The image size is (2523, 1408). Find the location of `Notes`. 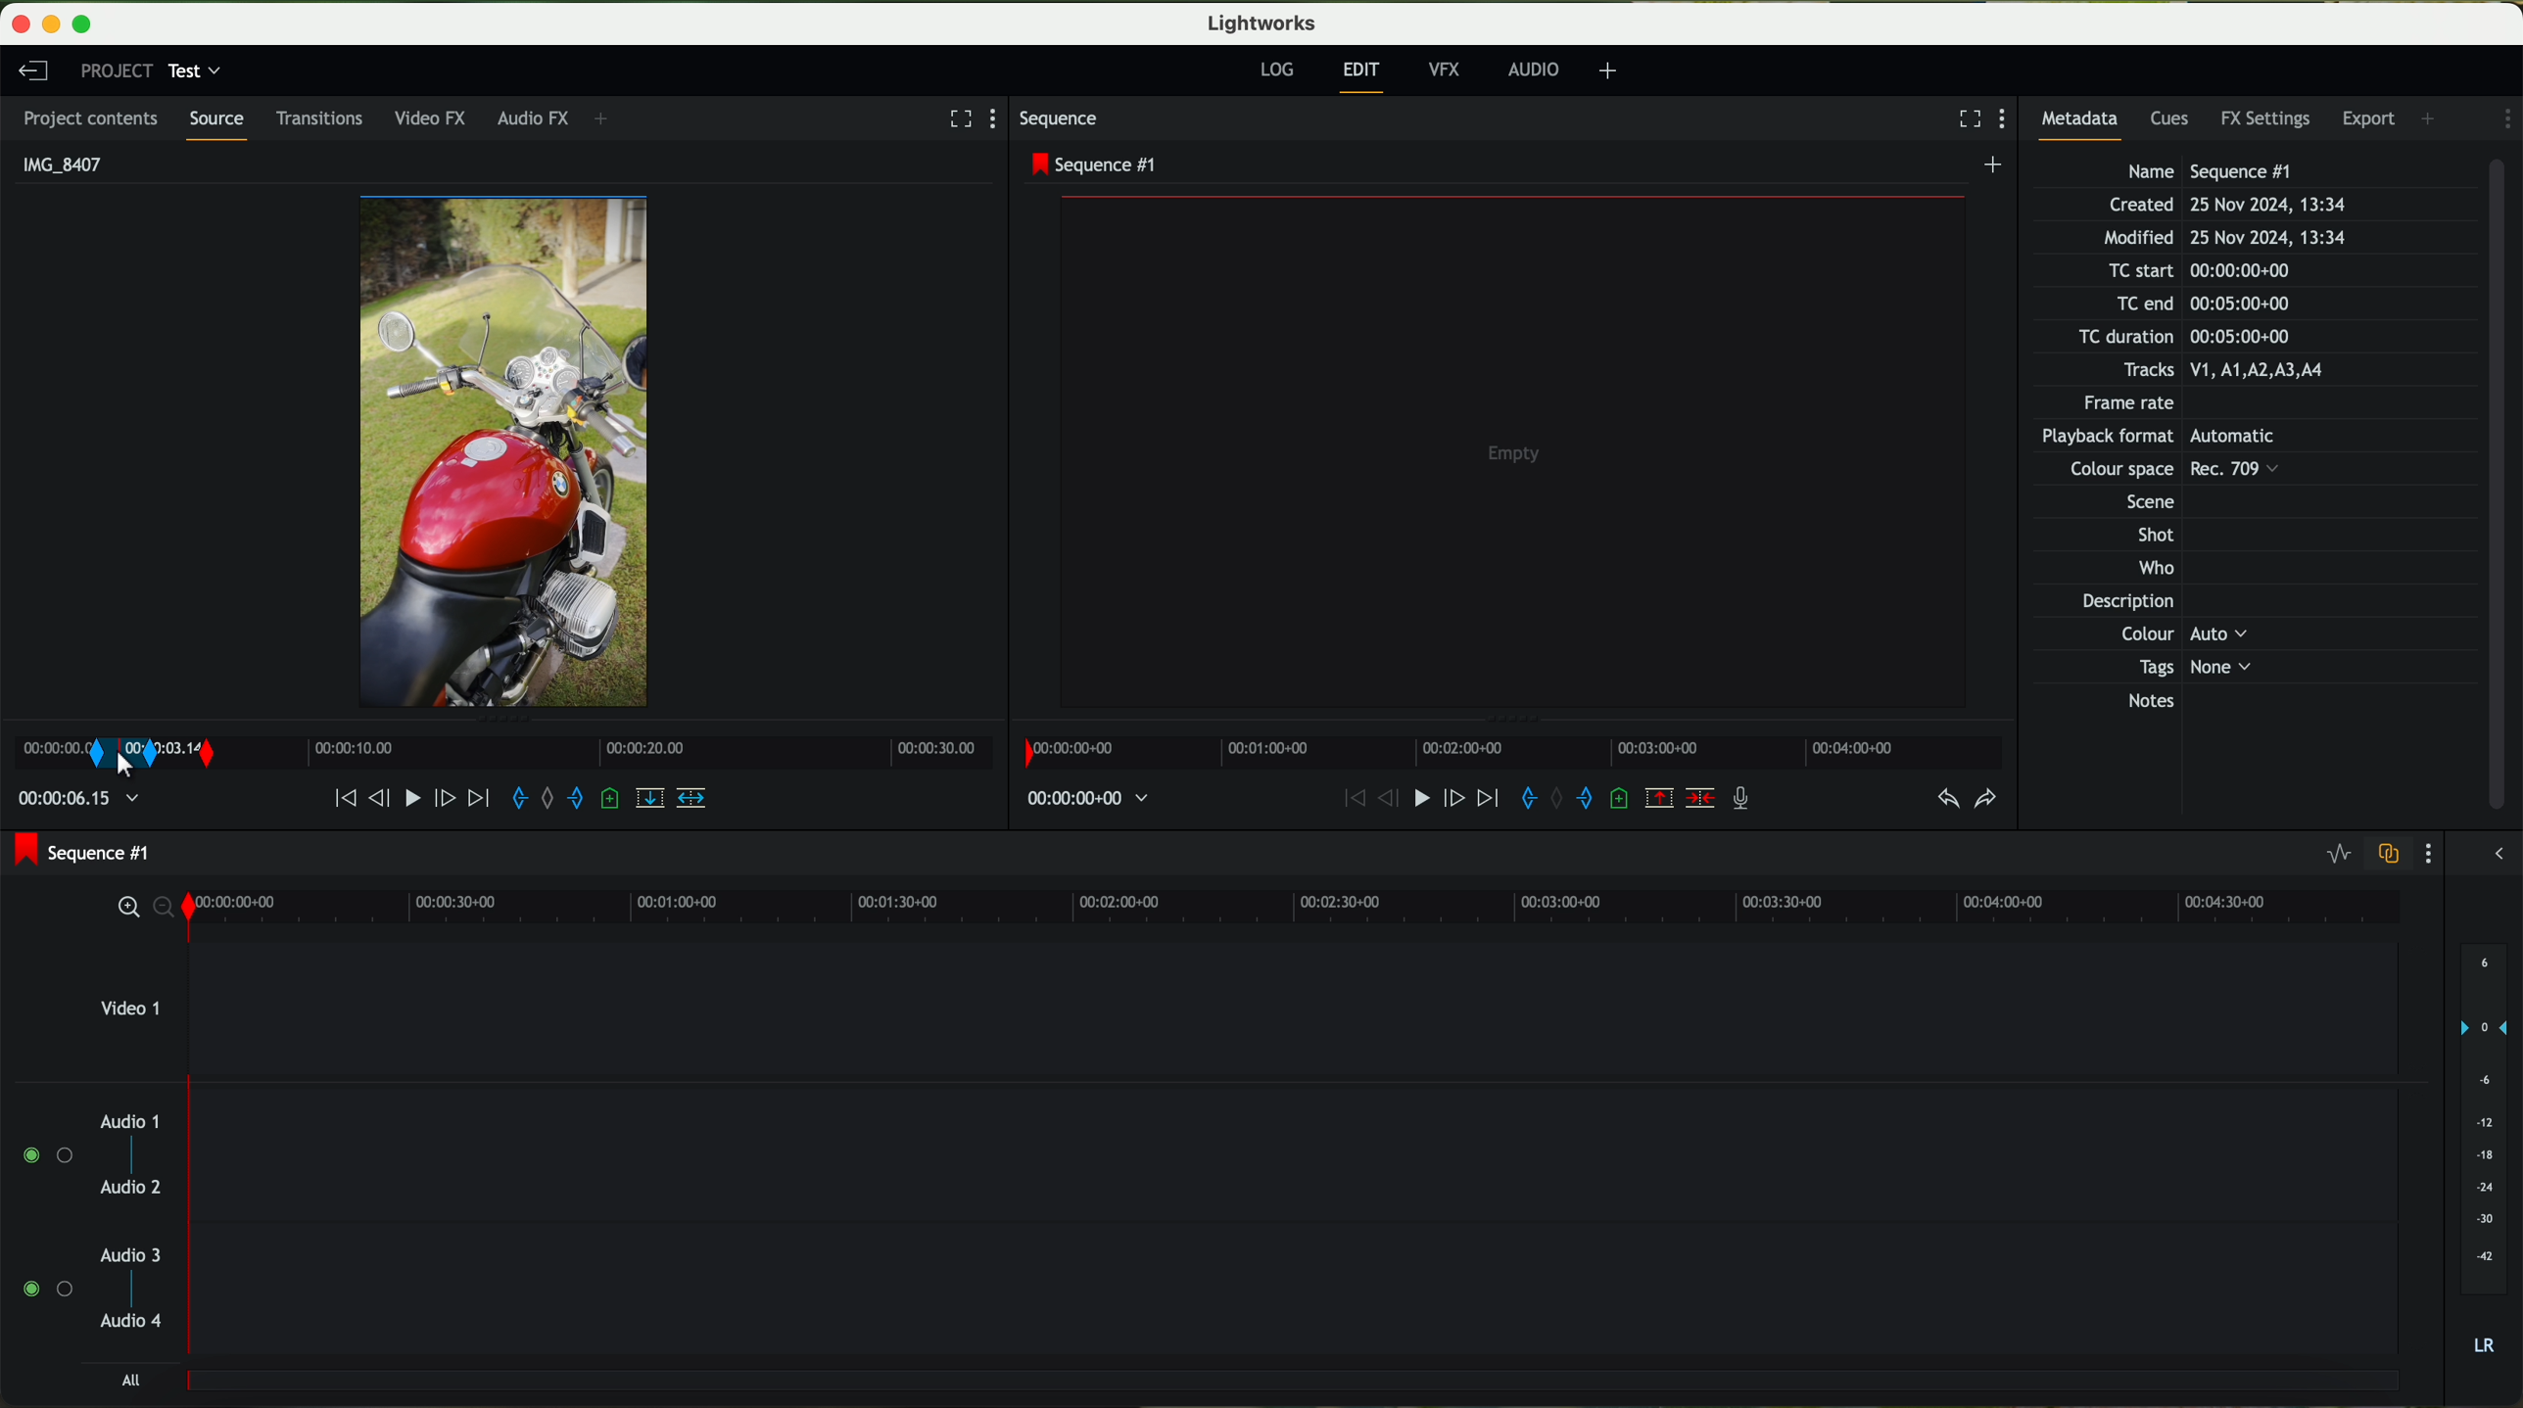

Notes is located at coordinates (2175, 702).